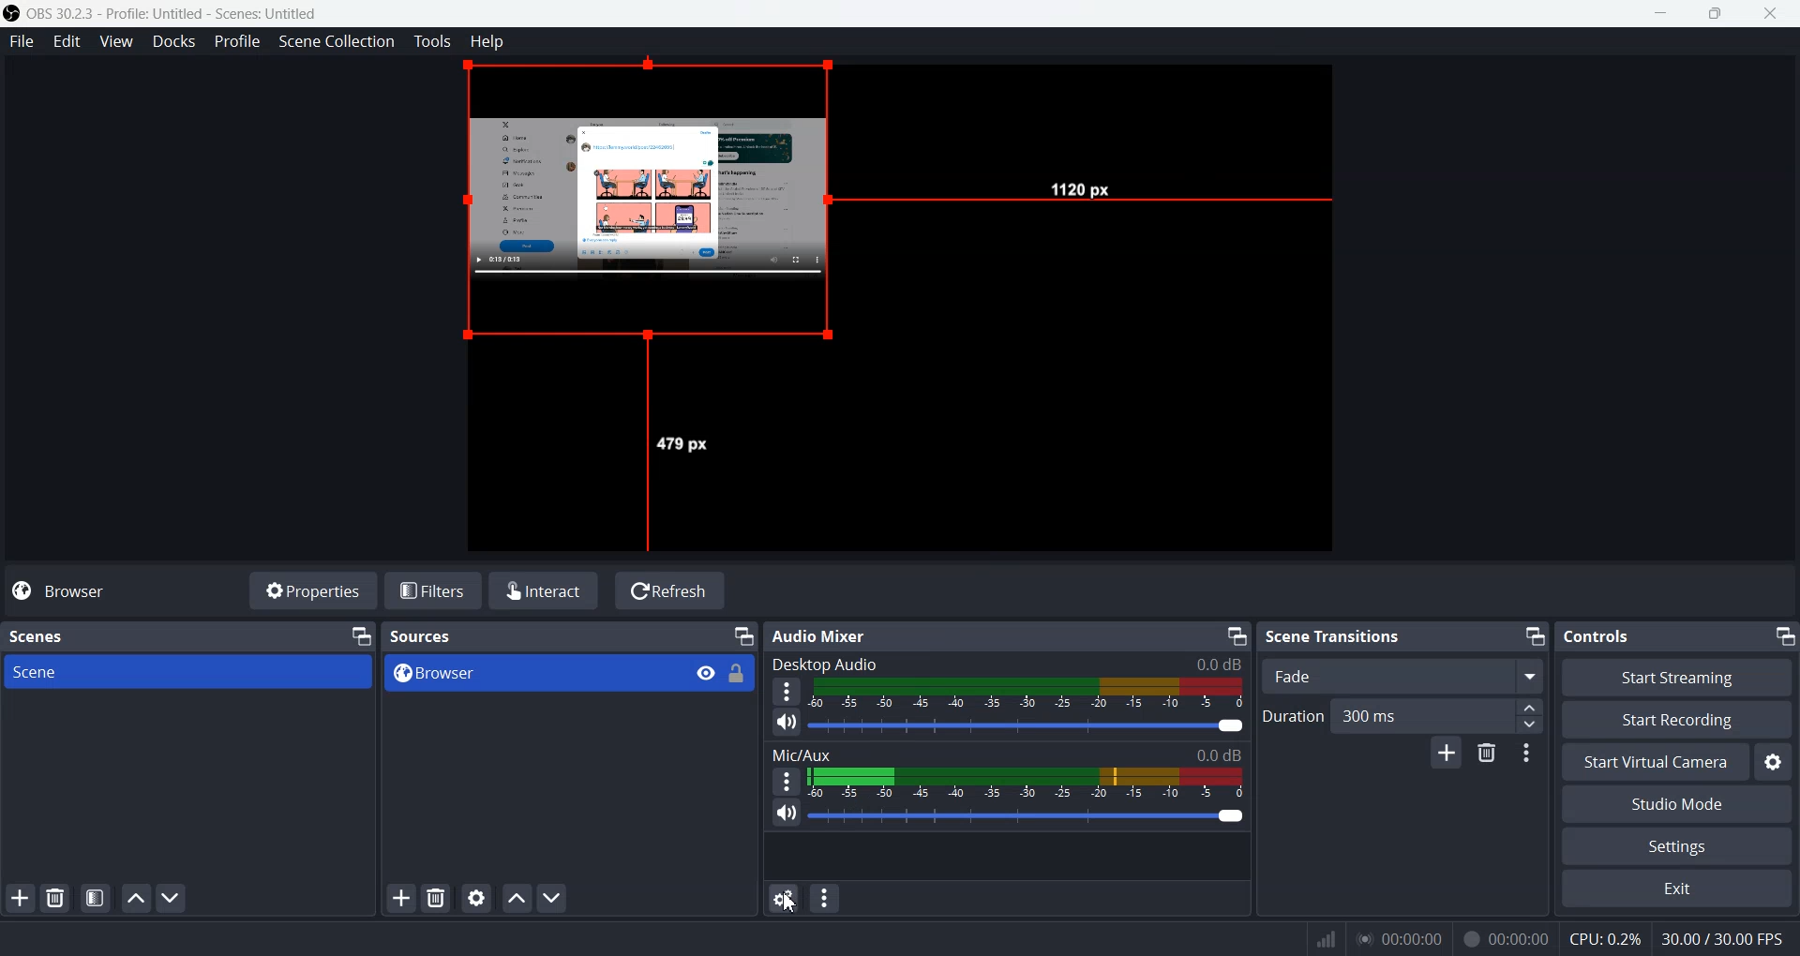  I want to click on Desktop Audio 0.0 dB, so click(1006, 664).